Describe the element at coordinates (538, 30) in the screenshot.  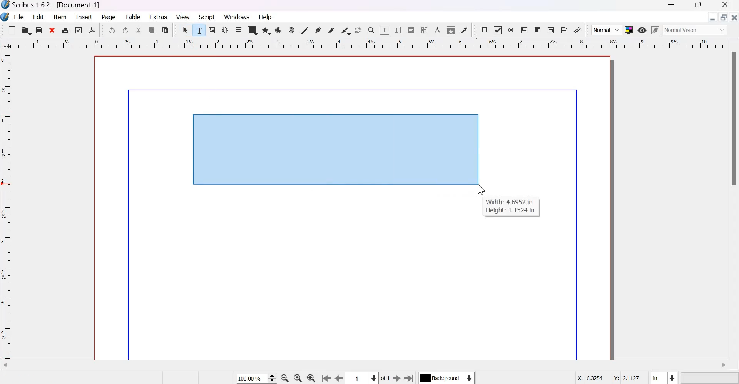
I see `PDF Combo Box` at that location.